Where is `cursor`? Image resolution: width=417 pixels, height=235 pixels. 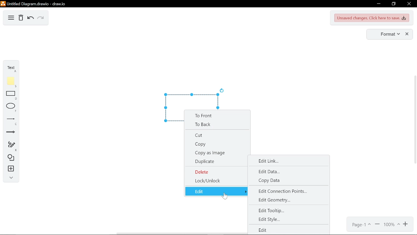
cursor is located at coordinates (224, 197).